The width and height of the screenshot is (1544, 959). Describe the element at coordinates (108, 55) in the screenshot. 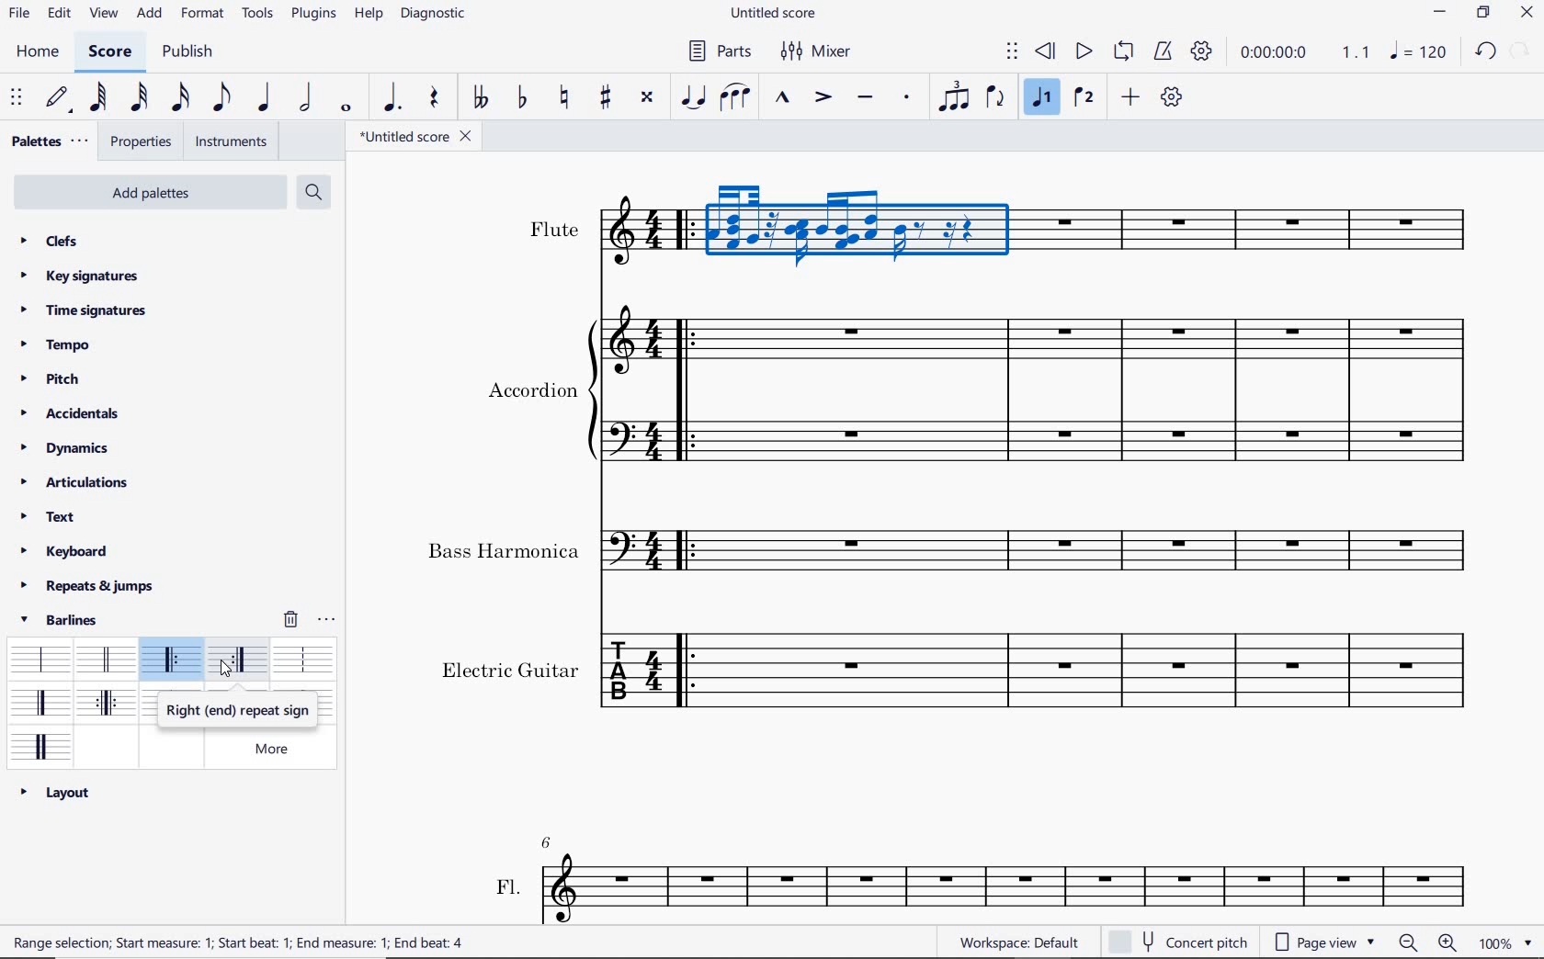

I see `SCORE` at that location.